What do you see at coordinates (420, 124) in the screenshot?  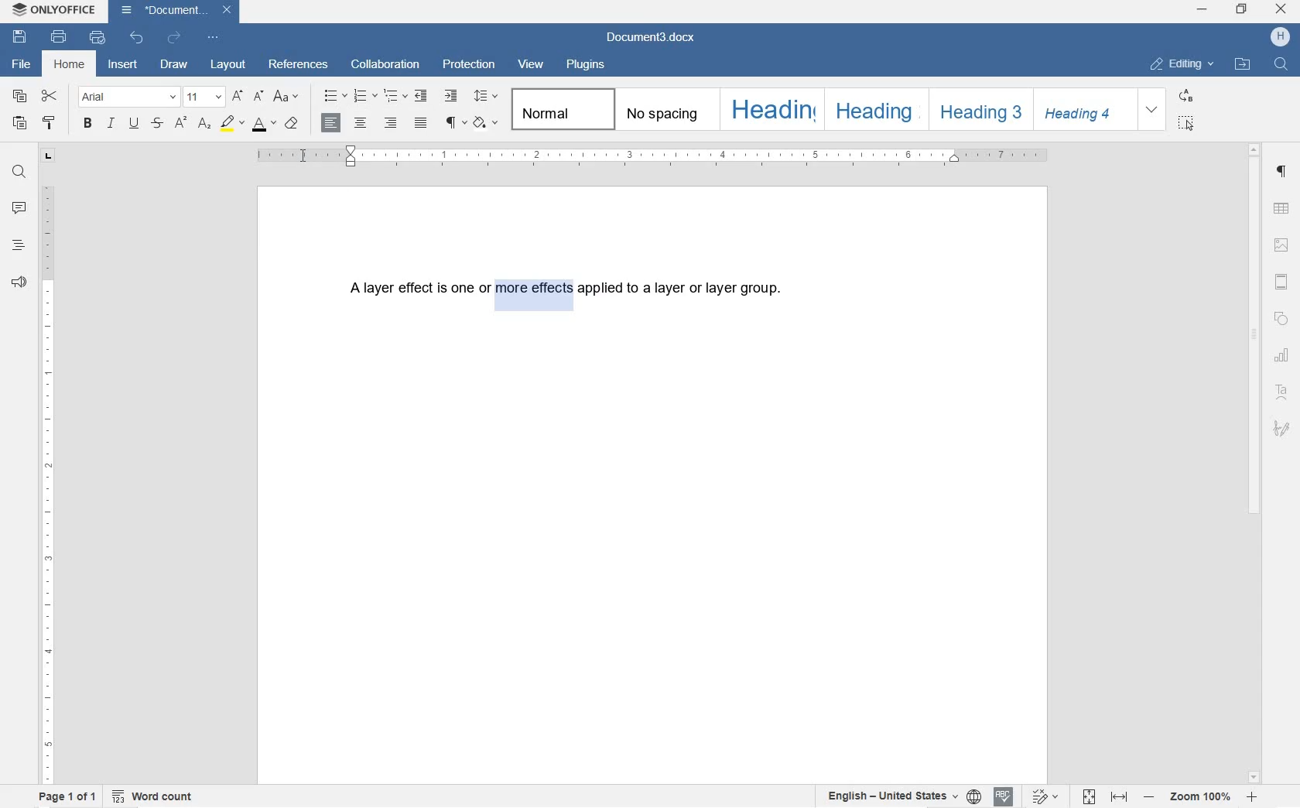 I see `JUSTIFIED` at bounding box center [420, 124].